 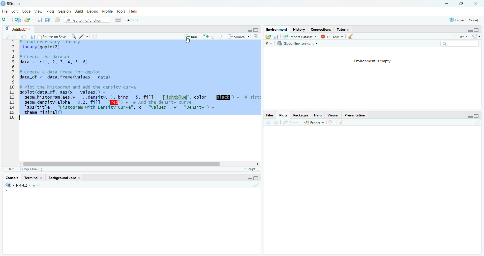 I want to click on maximize, so click(x=256, y=177).